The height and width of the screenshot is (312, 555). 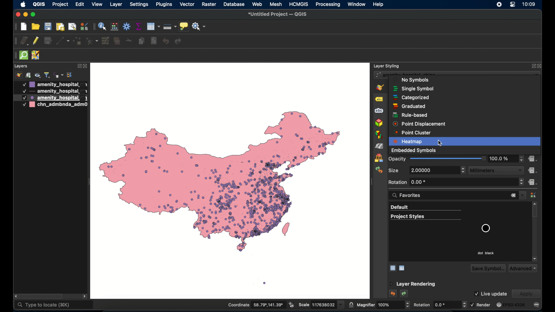 I want to click on redo, so click(x=178, y=42).